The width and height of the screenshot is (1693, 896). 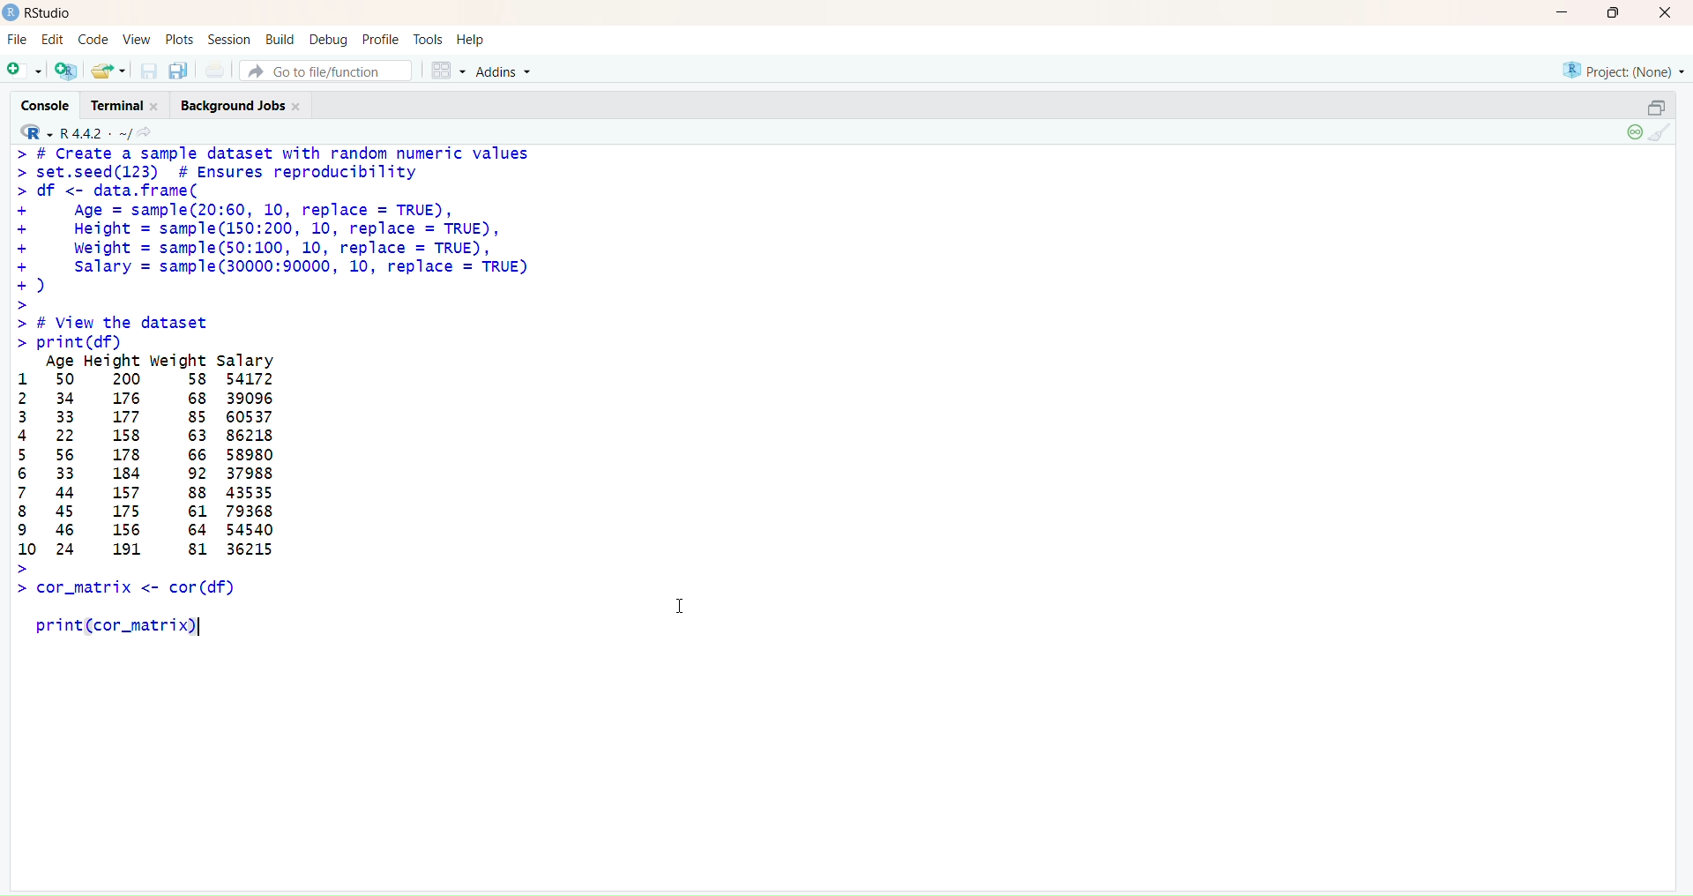 I want to click on Workspace panes, so click(x=444, y=70).